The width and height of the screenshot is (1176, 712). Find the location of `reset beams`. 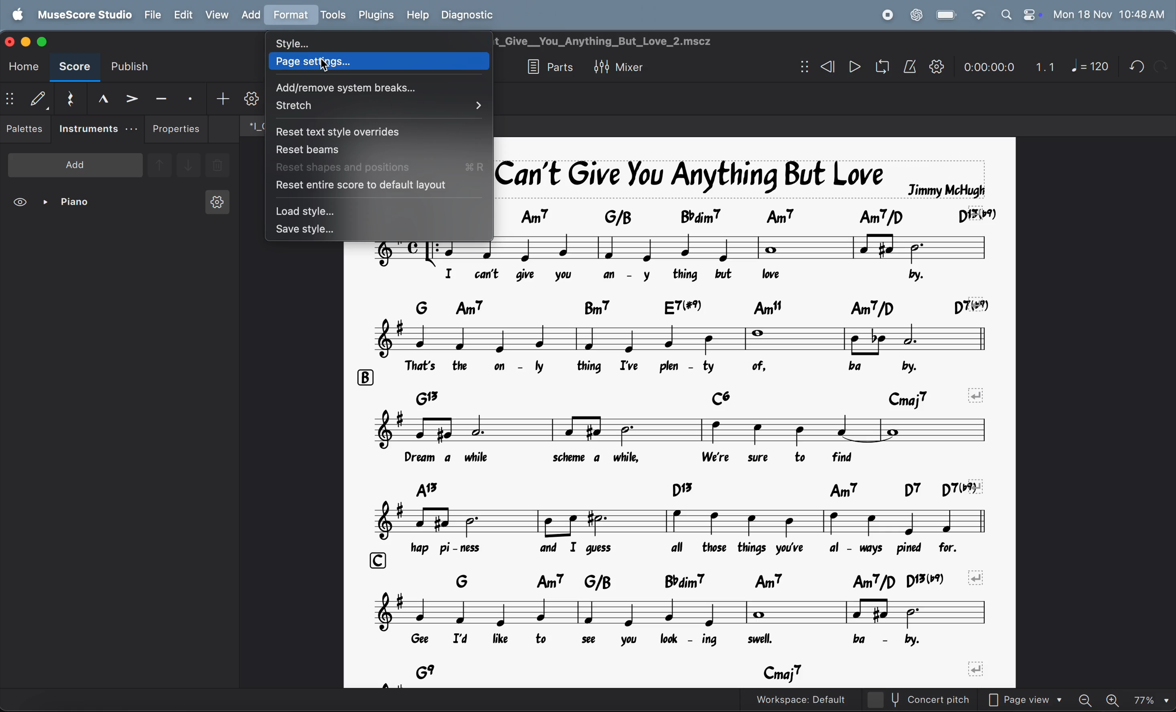

reset beams is located at coordinates (374, 149).